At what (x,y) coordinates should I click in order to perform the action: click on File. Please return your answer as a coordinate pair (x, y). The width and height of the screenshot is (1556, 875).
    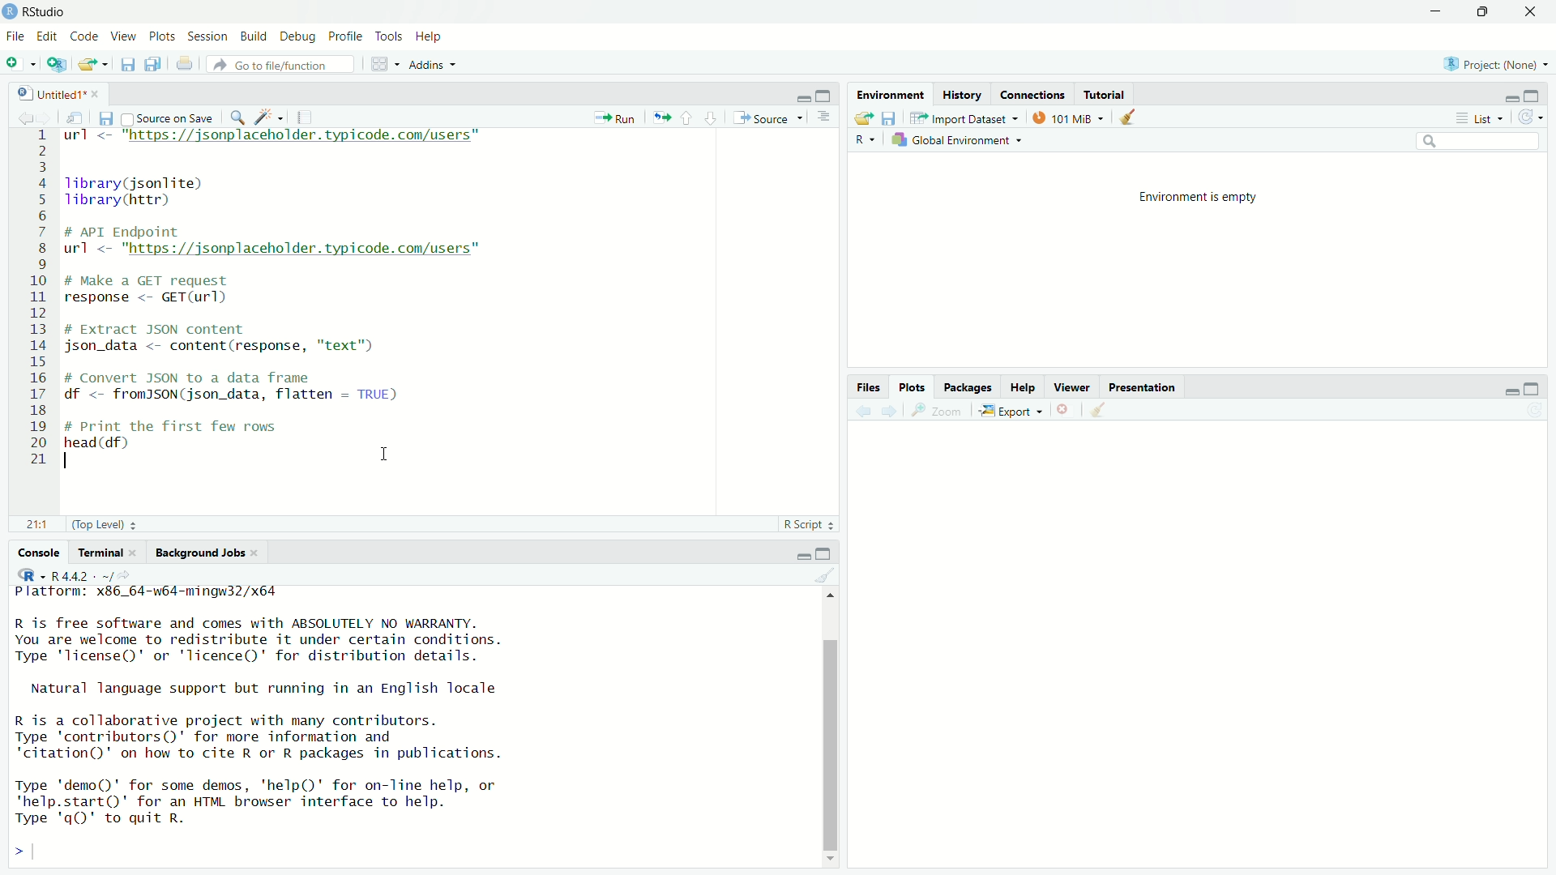
    Looking at the image, I should click on (16, 36).